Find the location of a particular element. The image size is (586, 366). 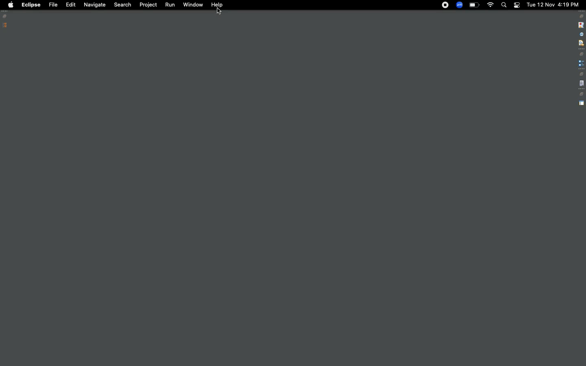

restore is located at coordinates (581, 74).